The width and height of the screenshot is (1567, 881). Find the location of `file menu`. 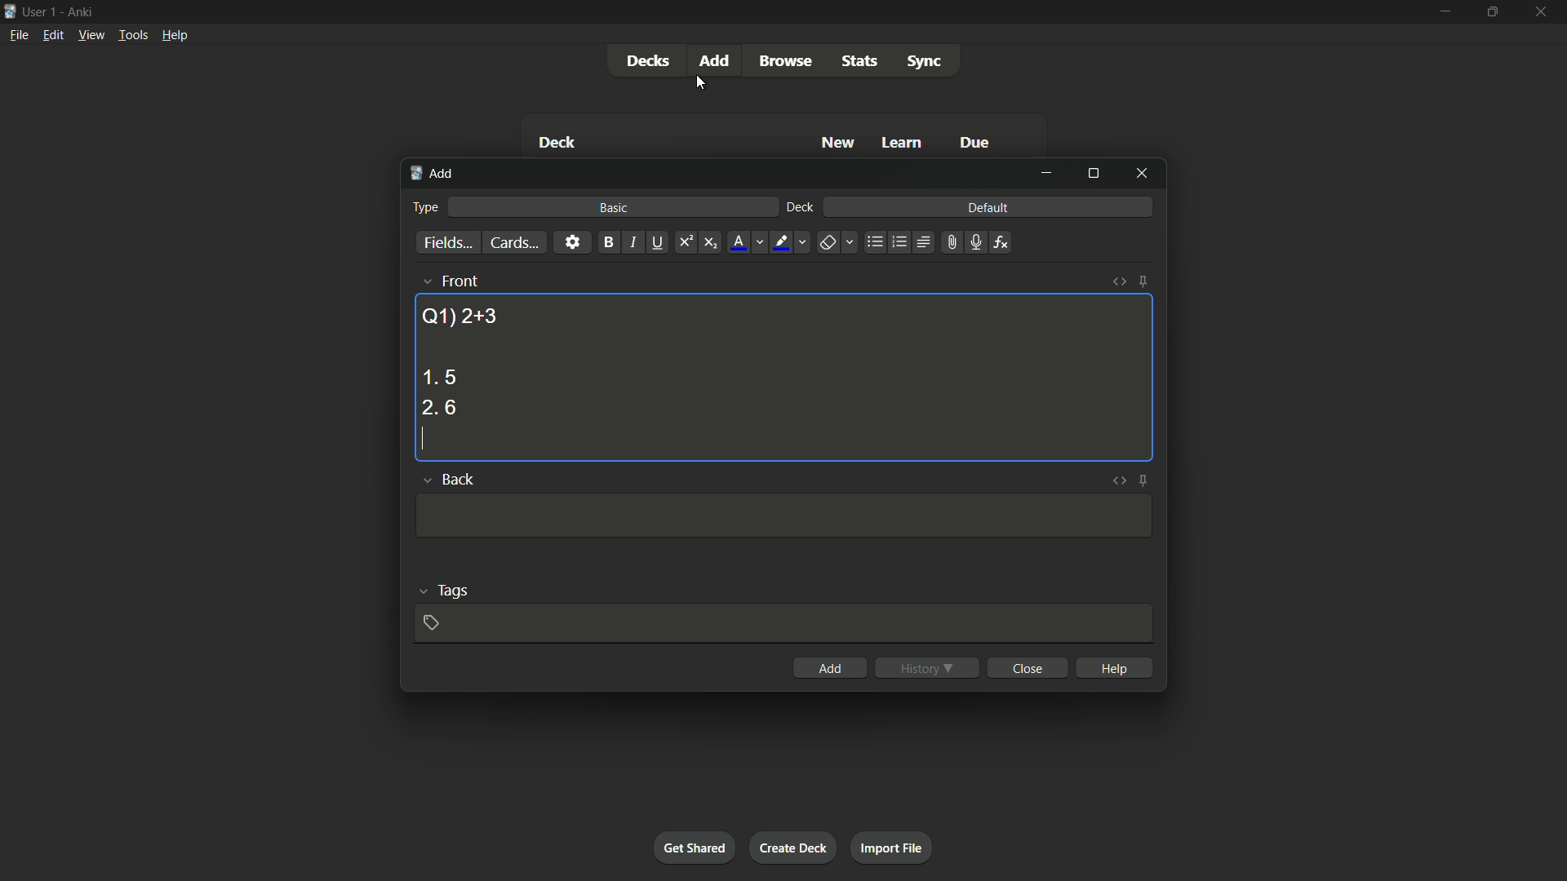

file menu is located at coordinates (20, 34).